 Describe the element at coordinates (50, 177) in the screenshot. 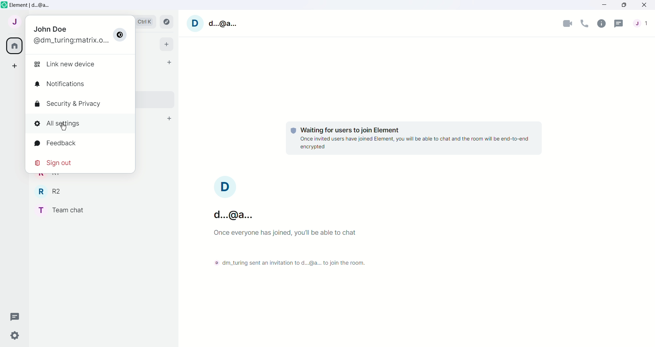

I see `R1 - Room Name` at that location.